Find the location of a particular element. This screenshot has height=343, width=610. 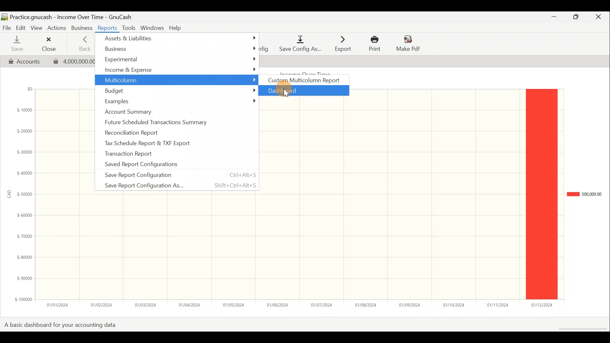

Document name is located at coordinates (71, 15).